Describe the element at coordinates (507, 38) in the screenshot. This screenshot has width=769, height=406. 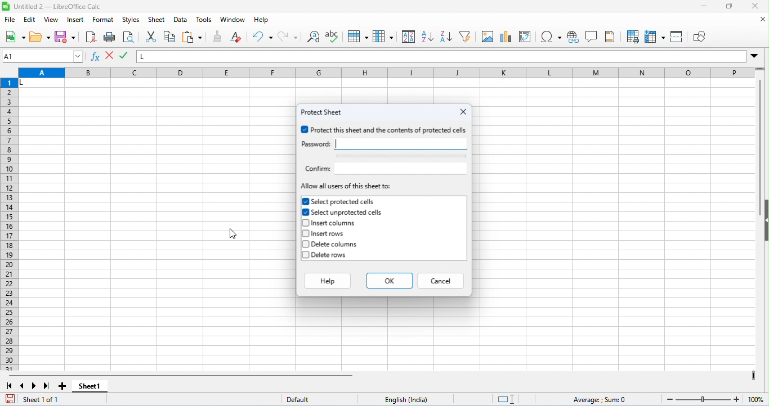
I see `insert chart` at that location.